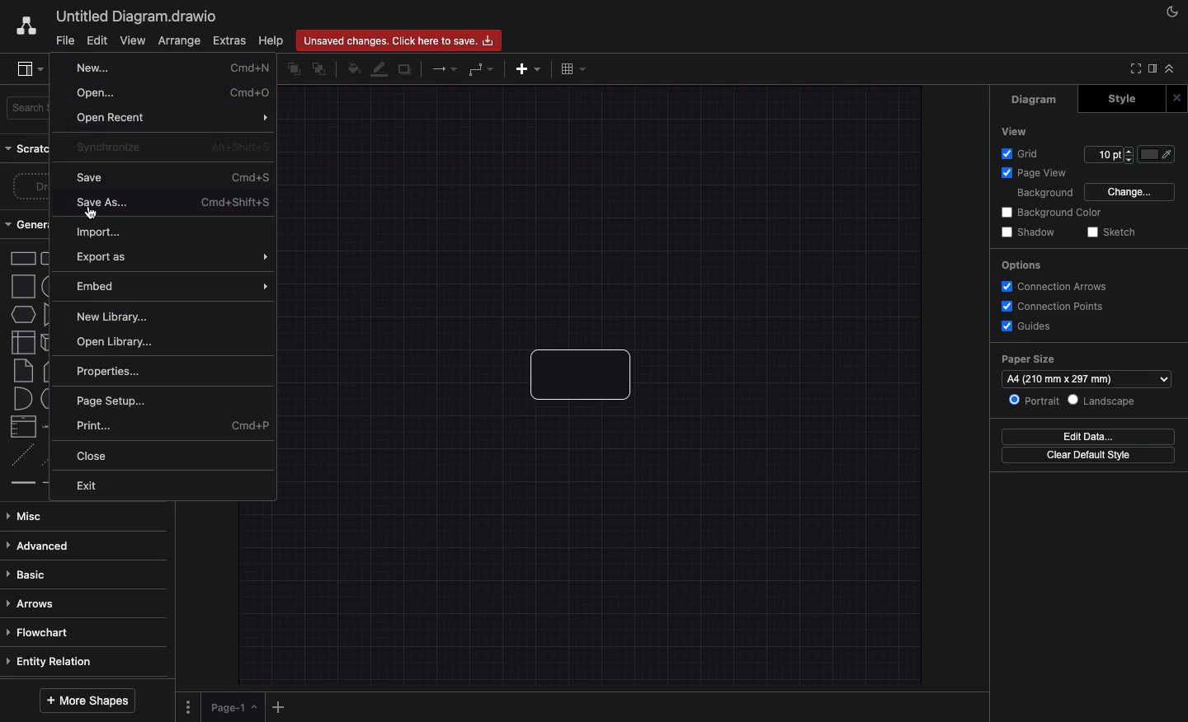 This screenshot has width=1188, height=722. What do you see at coordinates (179, 42) in the screenshot?
I see `Arrange` at bounding box center [179, 42].